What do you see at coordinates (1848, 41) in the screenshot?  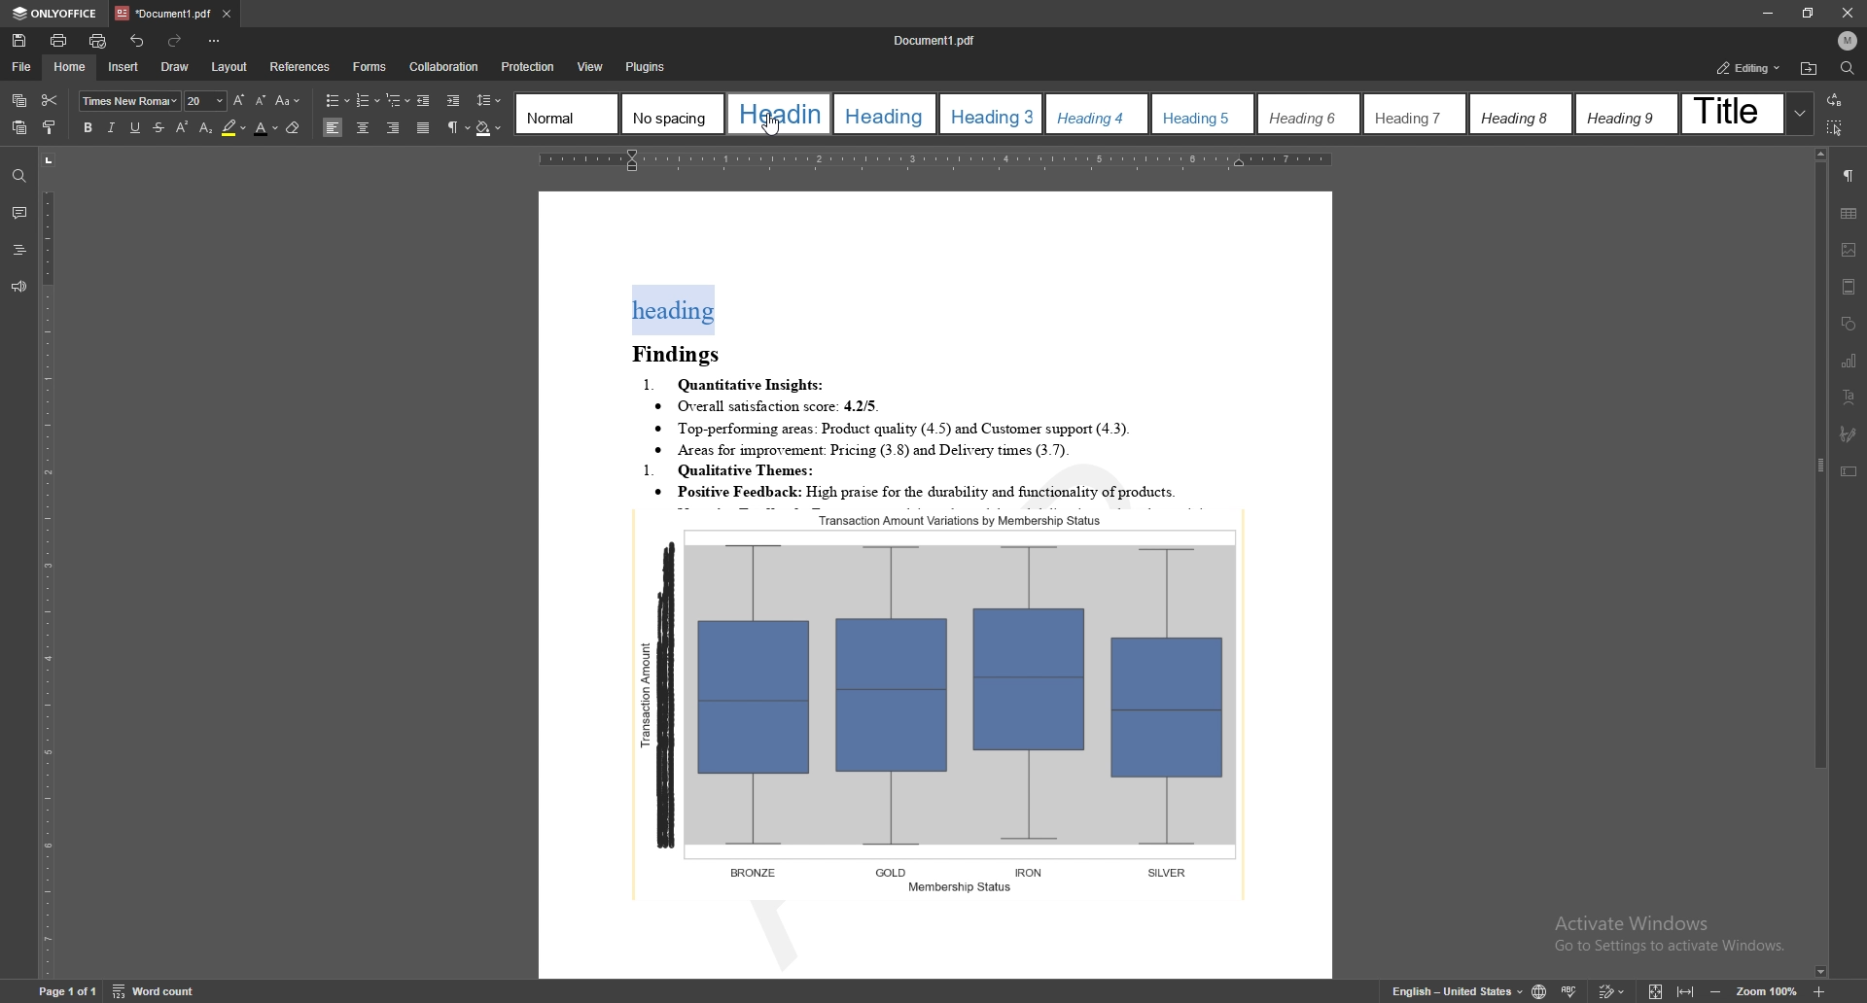 I see `profile` at bounding box center [1848, 41].